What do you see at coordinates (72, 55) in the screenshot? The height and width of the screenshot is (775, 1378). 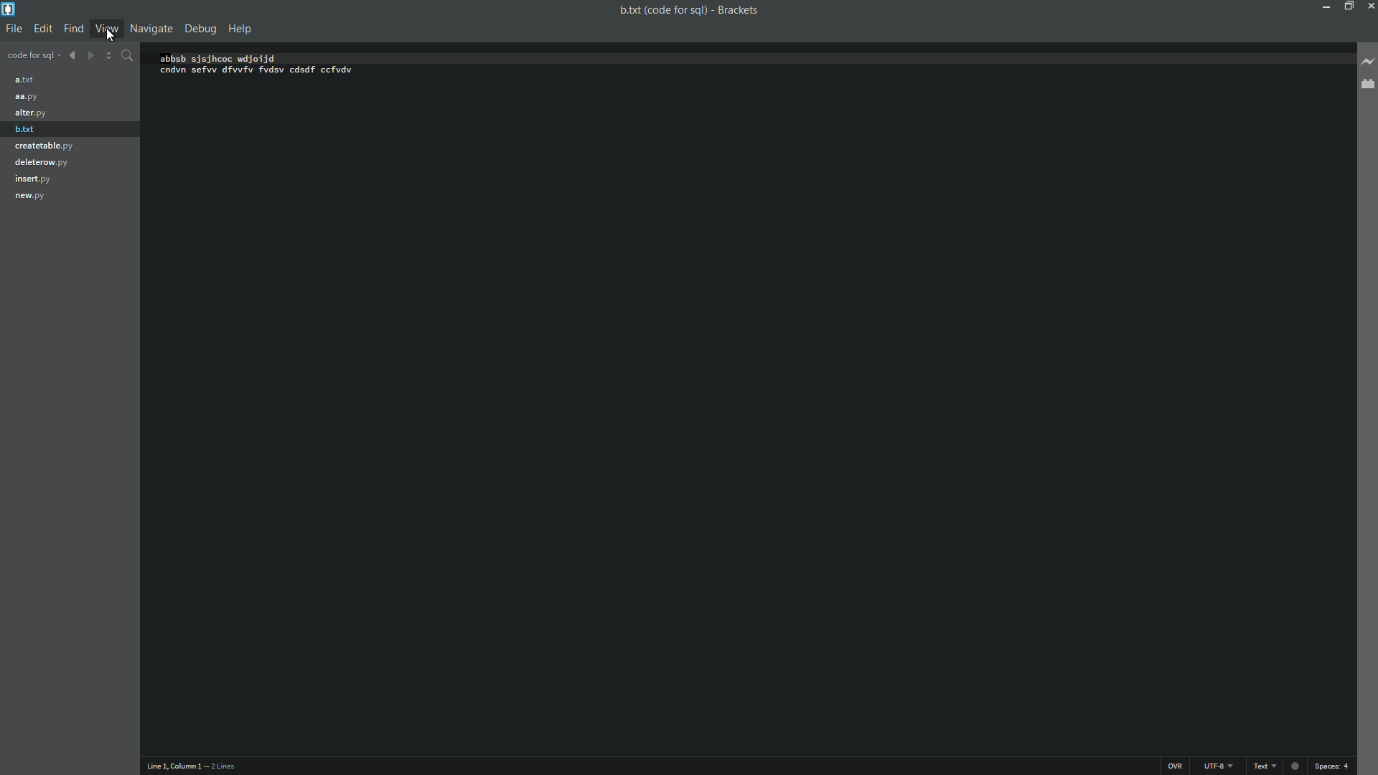 I see `Navigate backward` at bounding box center [72, 55].